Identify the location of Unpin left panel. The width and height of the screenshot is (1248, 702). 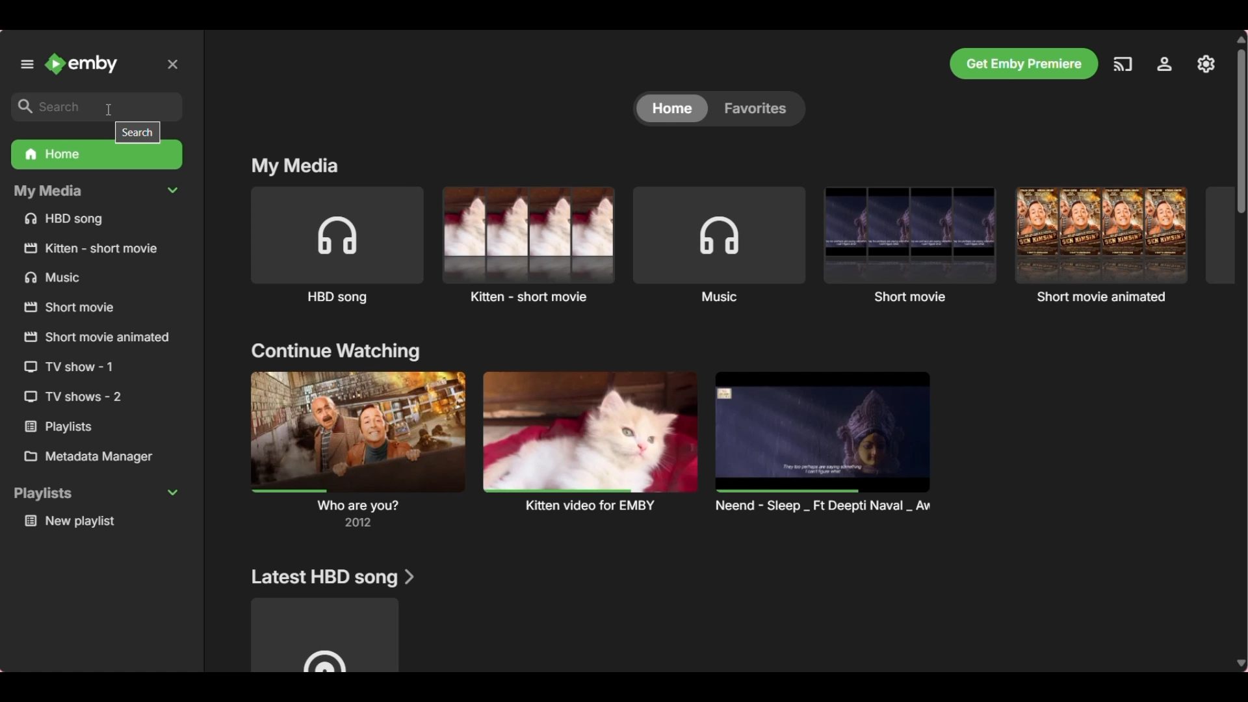
(27, 64).